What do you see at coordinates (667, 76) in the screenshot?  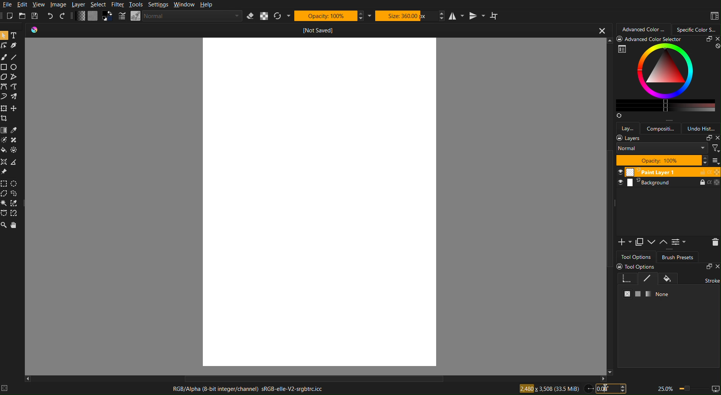 I see `Advanced Color Selector` at bounding box center [667, 76].